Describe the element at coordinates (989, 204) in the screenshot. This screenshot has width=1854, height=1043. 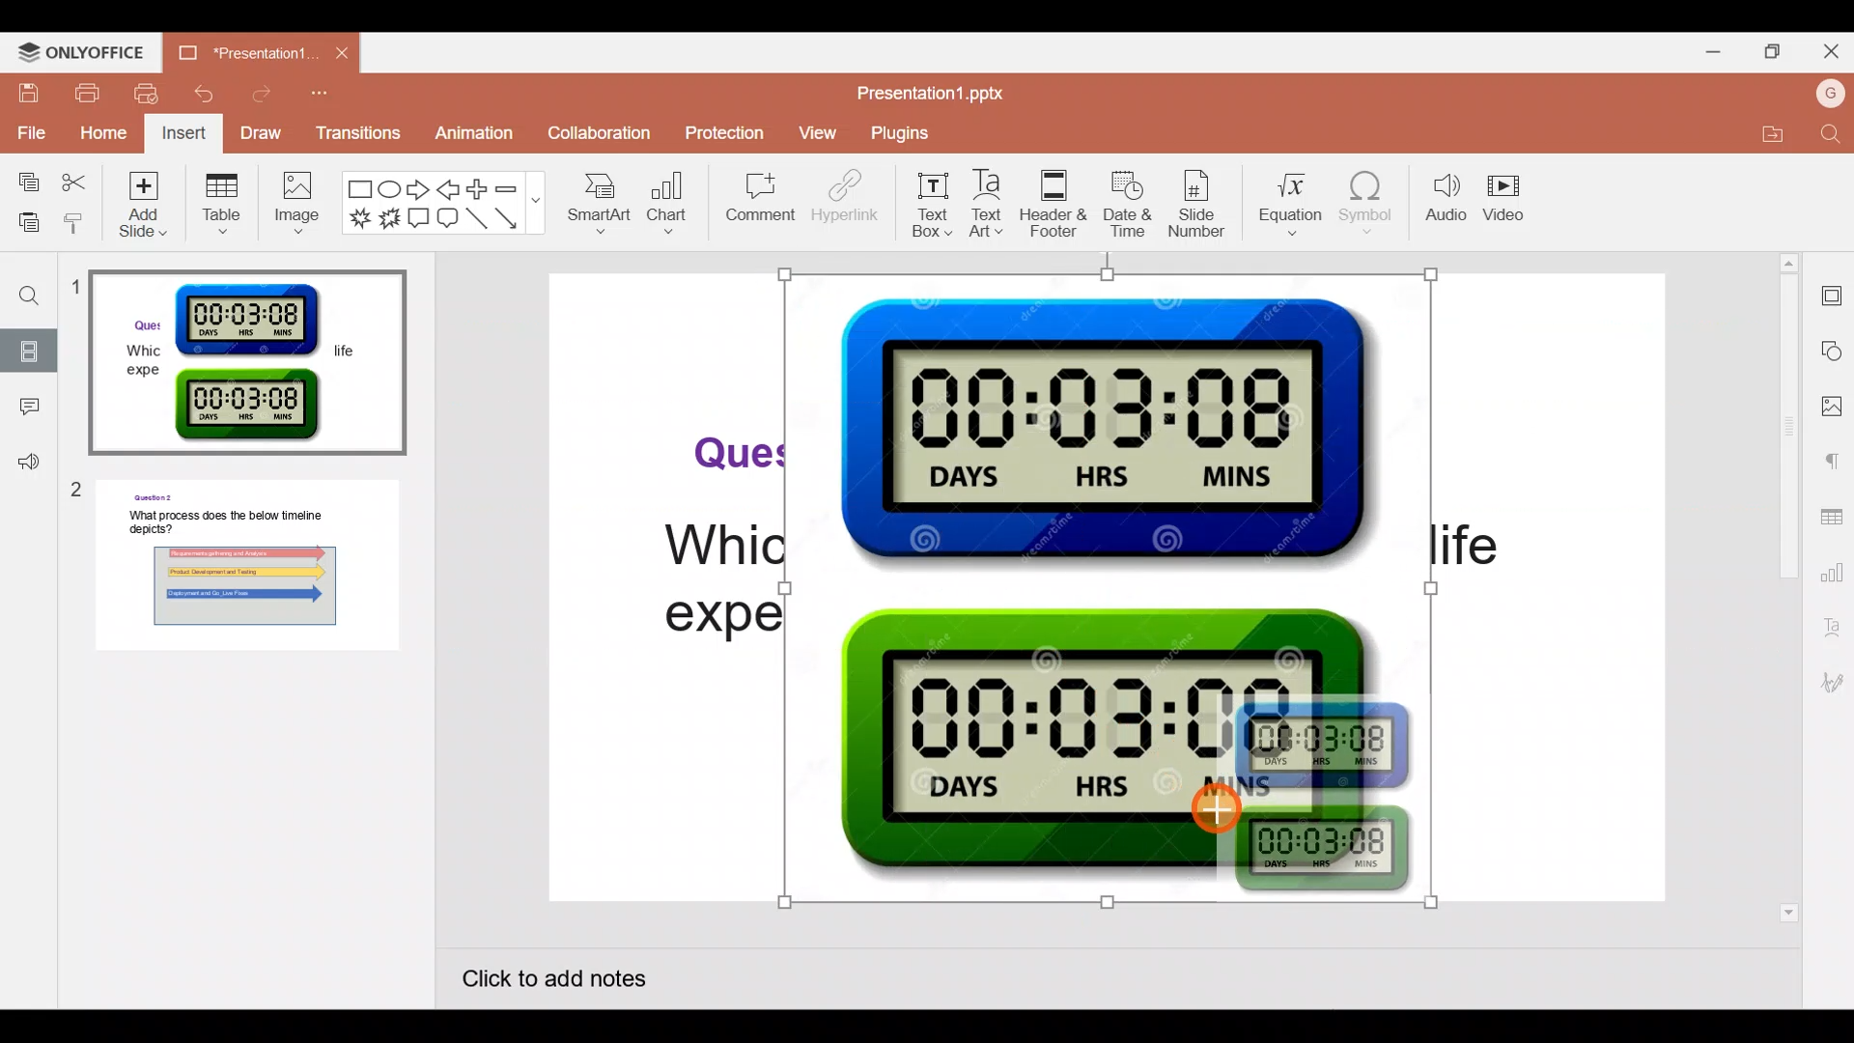
I see `Text Art` at that location.